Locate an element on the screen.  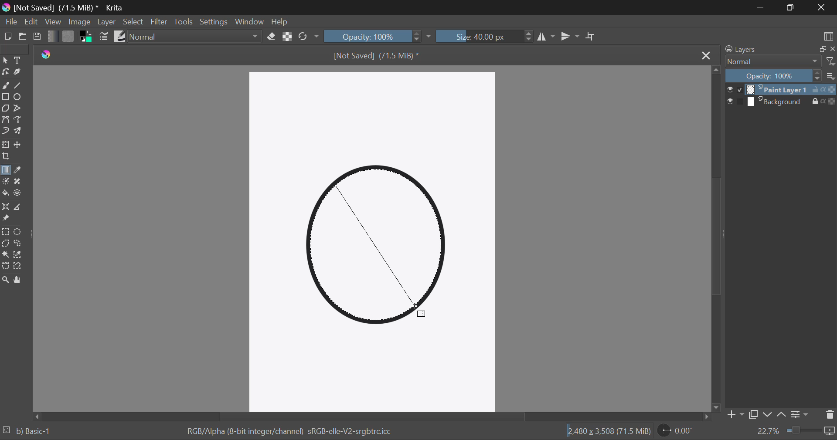
Brush Size is located at coordinates (486, 36).